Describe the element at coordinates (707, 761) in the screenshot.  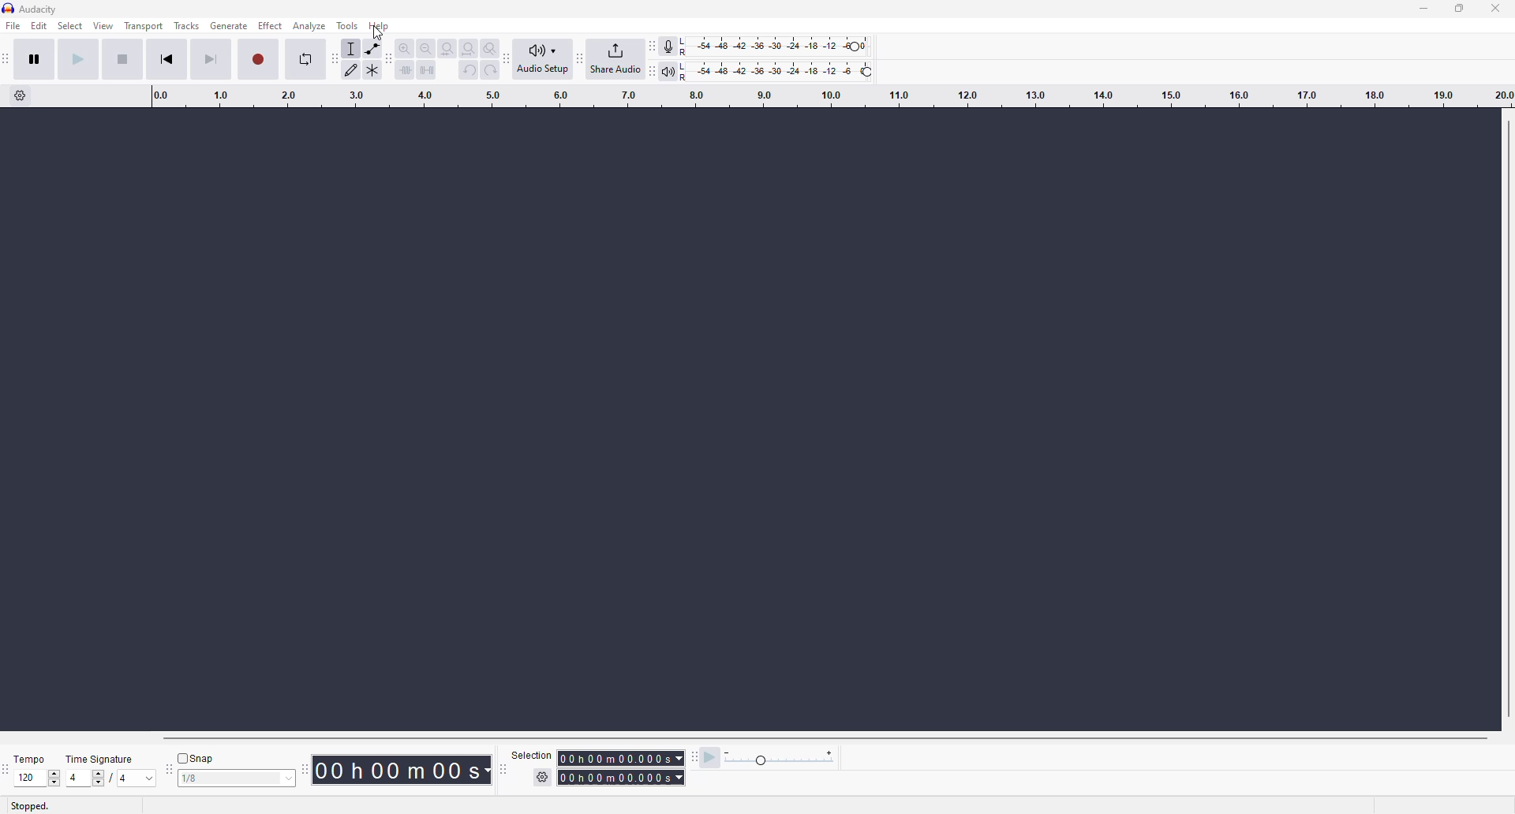
I see `play at speed` at that location.